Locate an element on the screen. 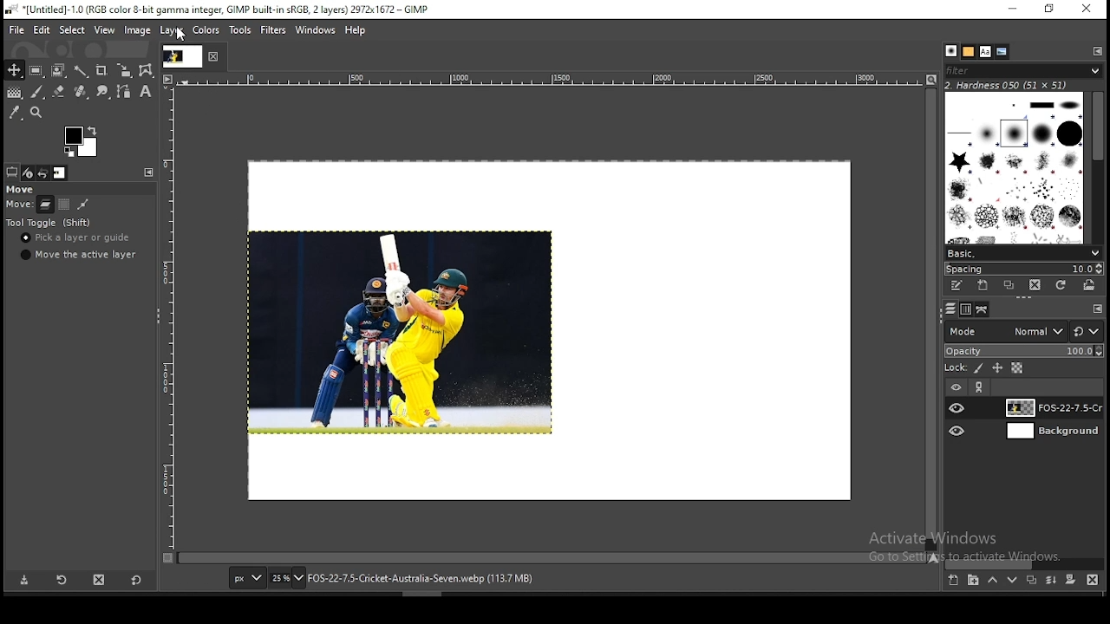 The width and height of the screenshot is (1110, 624). close is located at coordinates (214, 57).